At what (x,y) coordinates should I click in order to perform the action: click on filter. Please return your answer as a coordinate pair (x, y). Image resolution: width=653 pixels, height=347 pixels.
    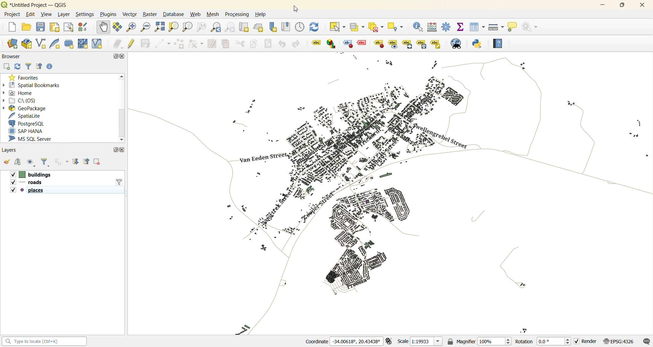
    Looking at the image, I should click on (29, 66).